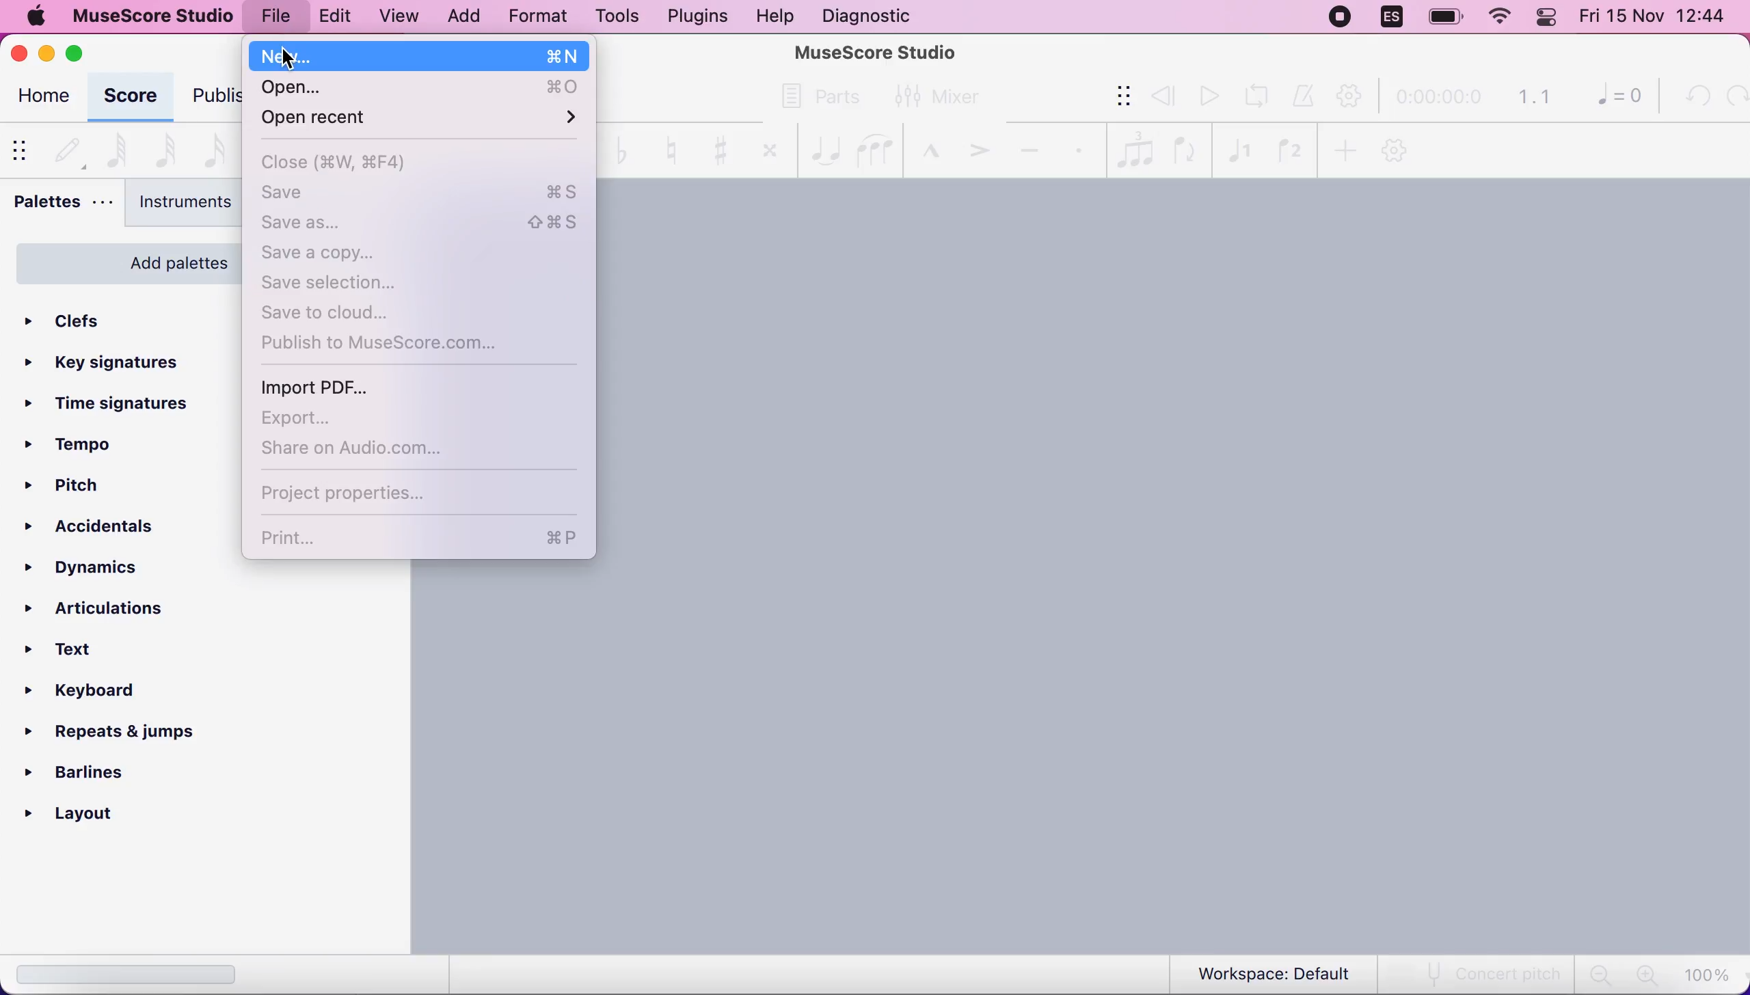  Describe the element at coordinates (1391, 17) in the screenshot. I see `language` at that location.